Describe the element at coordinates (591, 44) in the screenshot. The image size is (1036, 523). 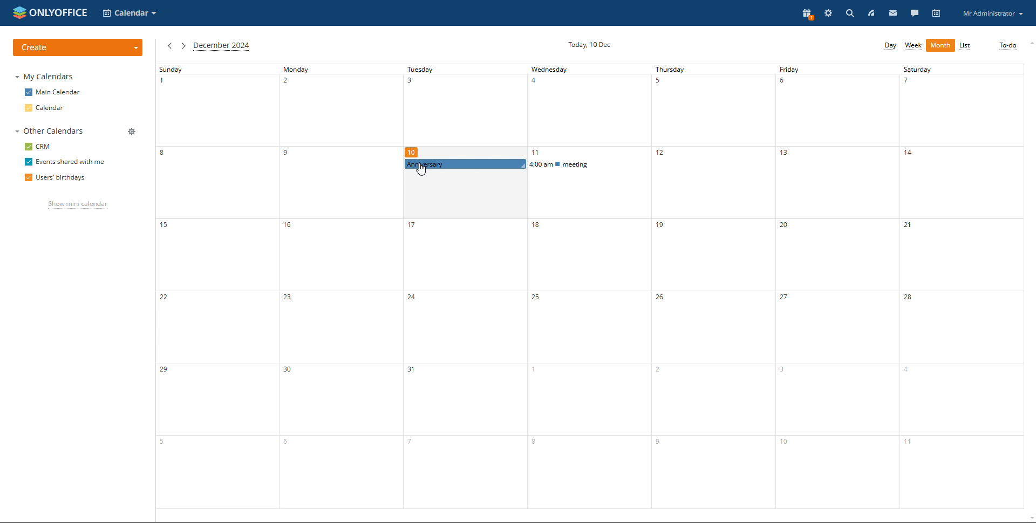
I see `current date` at that location.